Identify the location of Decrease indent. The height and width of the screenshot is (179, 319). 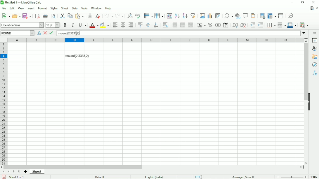
(261, 25).